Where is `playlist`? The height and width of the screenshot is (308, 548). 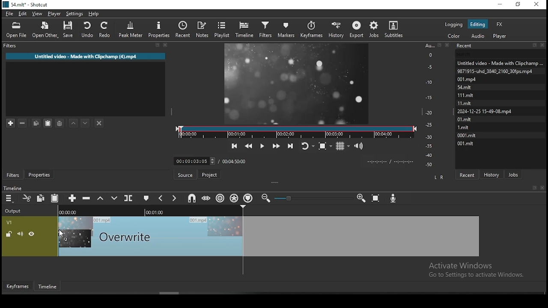
playlist is located at coordinates (222, 30).